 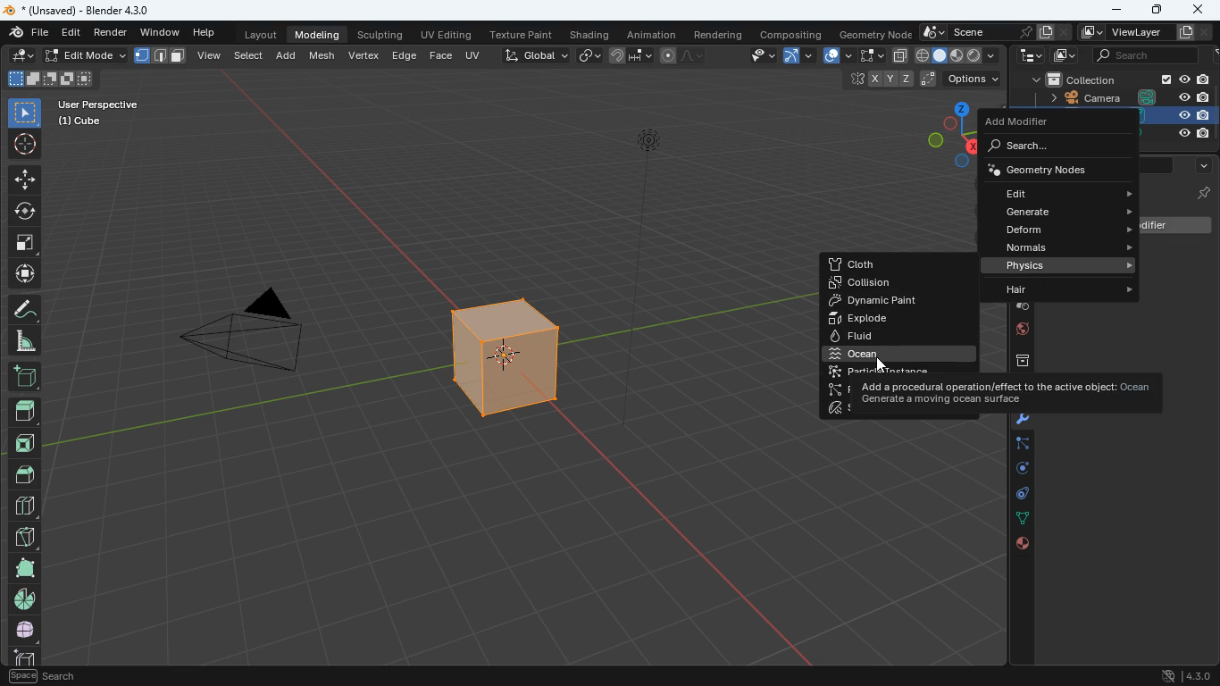 I want to click on dots, so click(x=1019, y=520).